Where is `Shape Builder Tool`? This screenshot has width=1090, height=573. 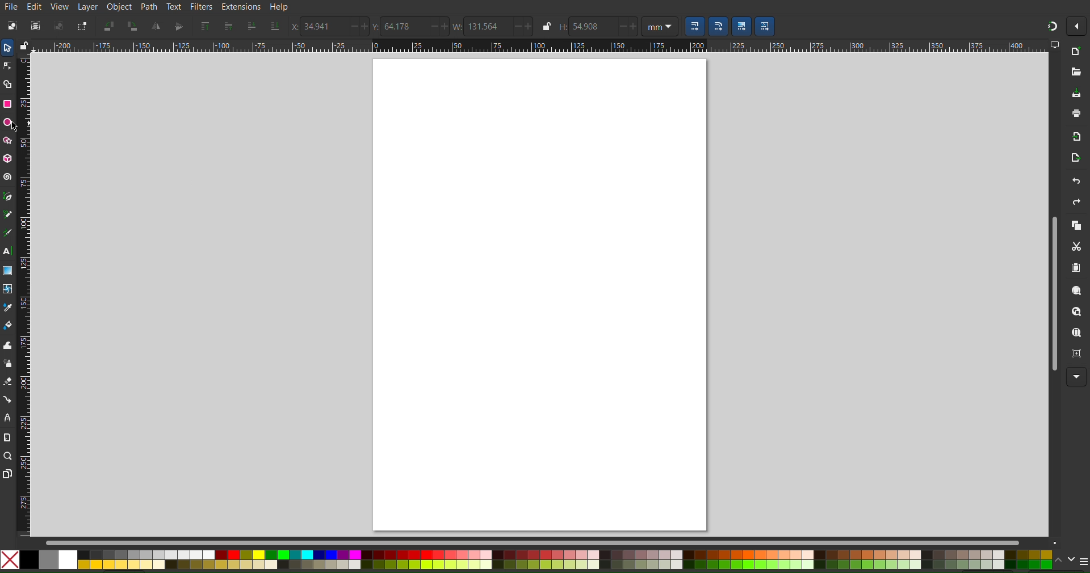
Shape Builder Tool is located at coordinates (8, 83).